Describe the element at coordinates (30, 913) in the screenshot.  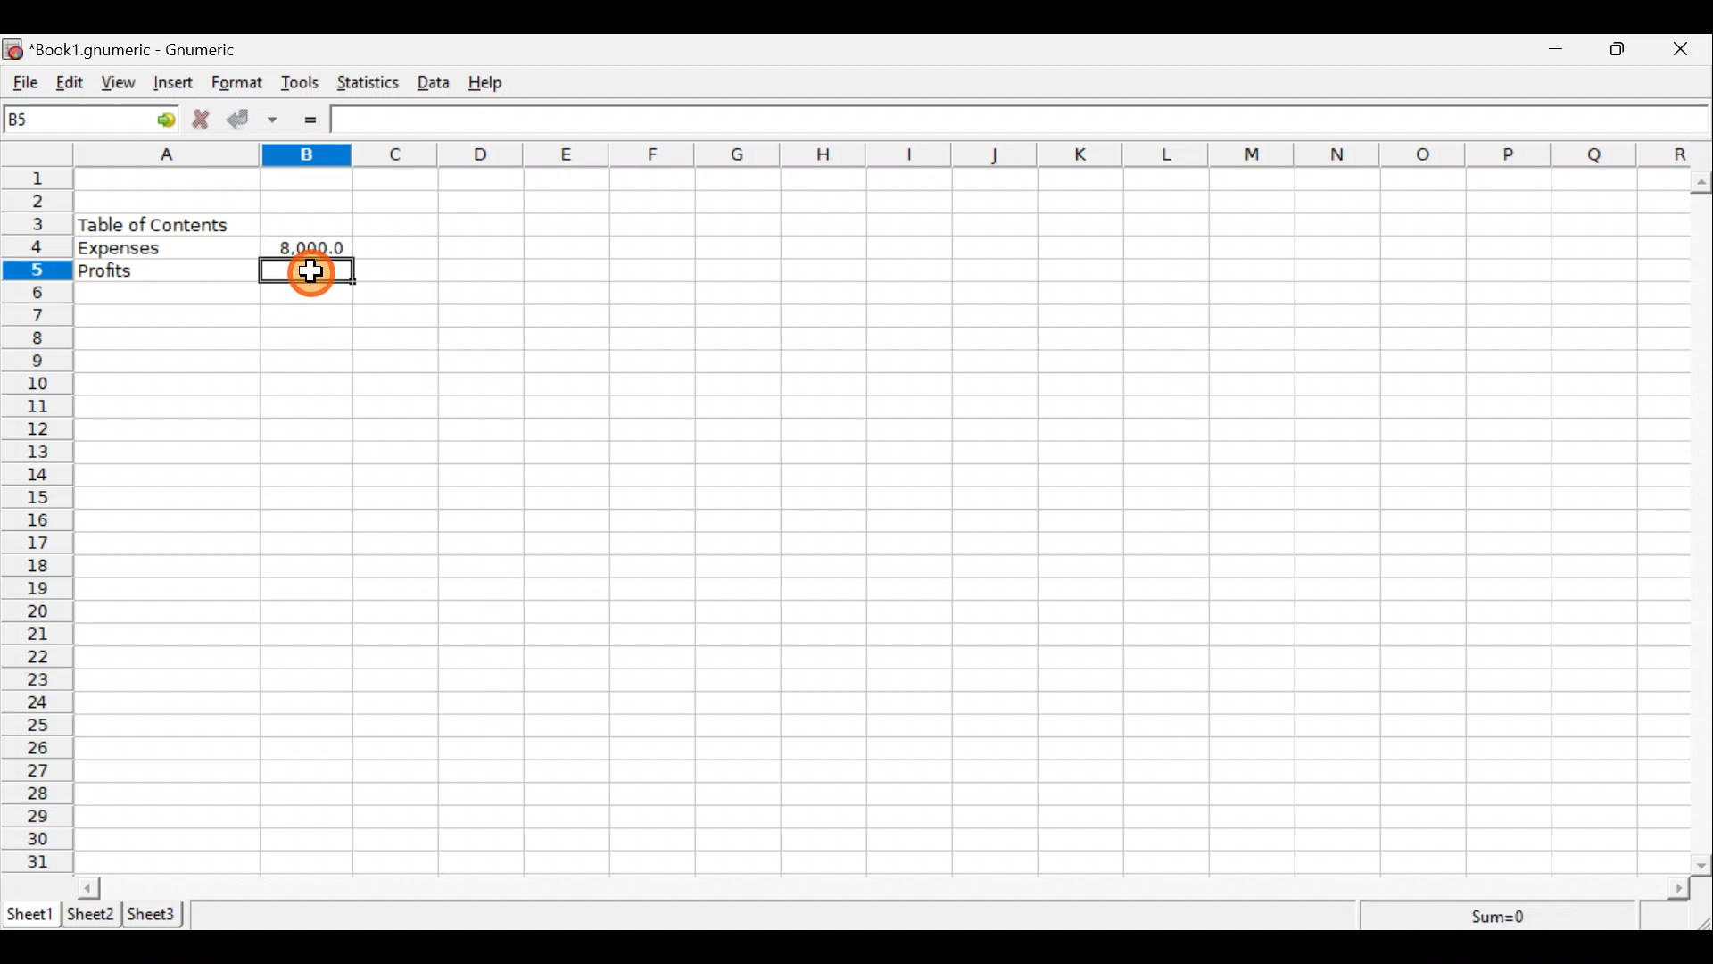
I see `Sheet 1` at that location.